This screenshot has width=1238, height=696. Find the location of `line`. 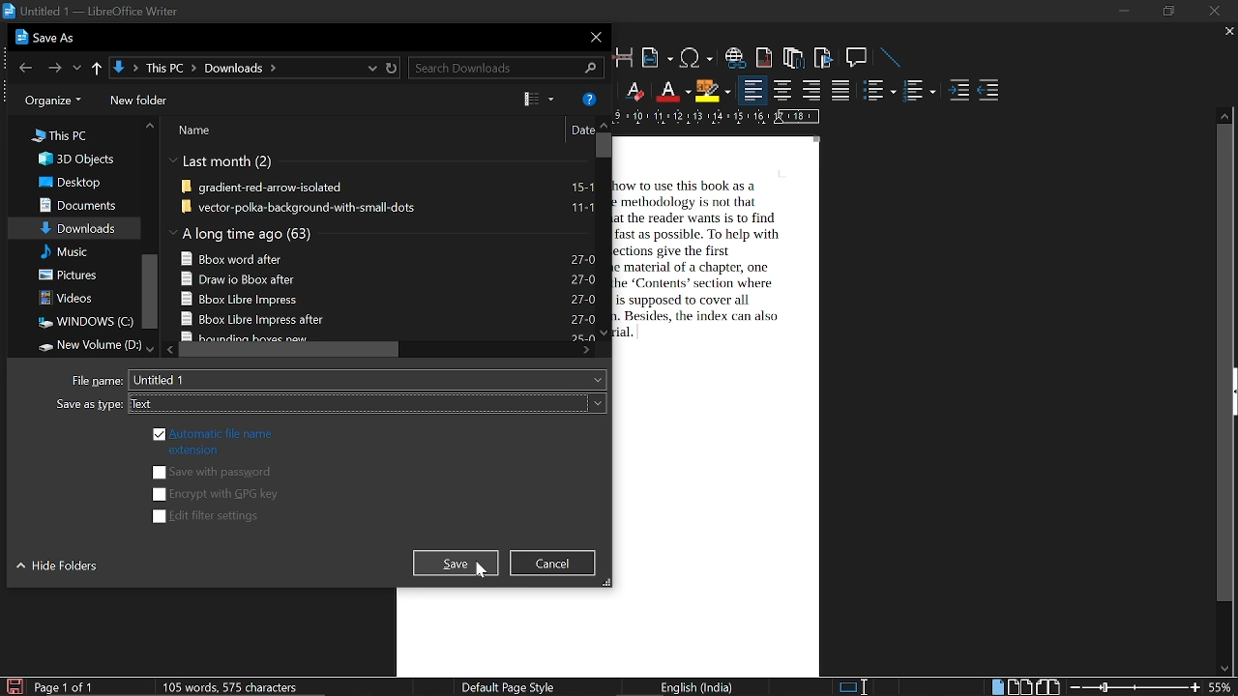

line is located at coordinates (892, 58).